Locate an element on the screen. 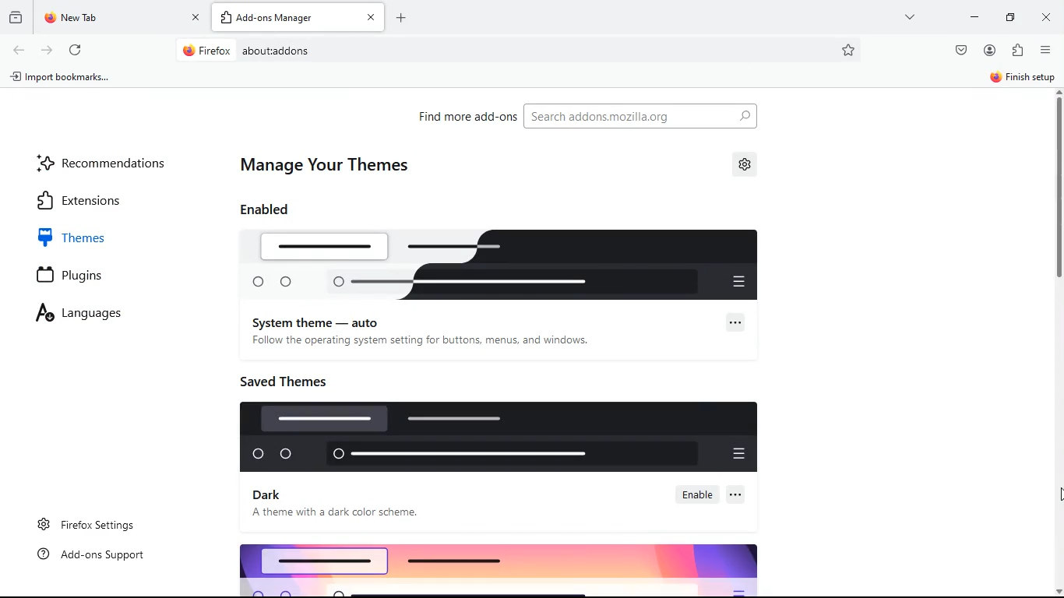 This screenshot has height=598, width=1064. search is located at coordinates (642, 117).